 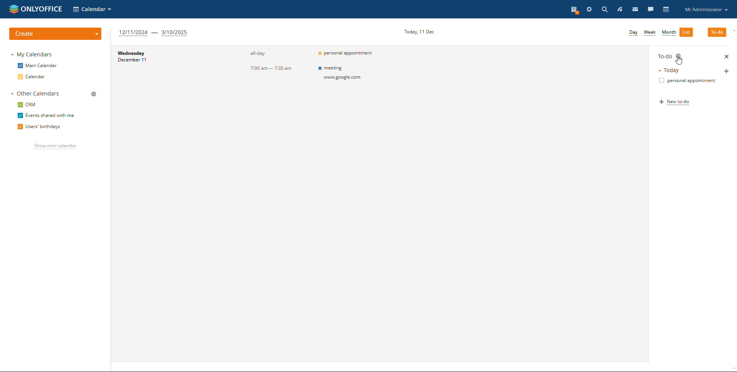 What do you see at coordinates (56, 33) in the screenshot?
I see `create` at bounding box center [56, 33].